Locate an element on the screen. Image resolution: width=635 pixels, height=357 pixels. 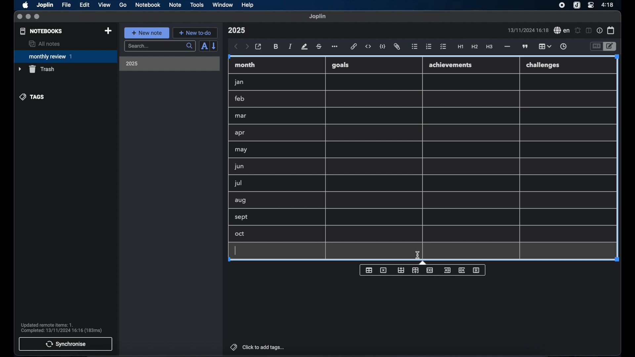
horizontal rule is located at coordinates (507, 47).